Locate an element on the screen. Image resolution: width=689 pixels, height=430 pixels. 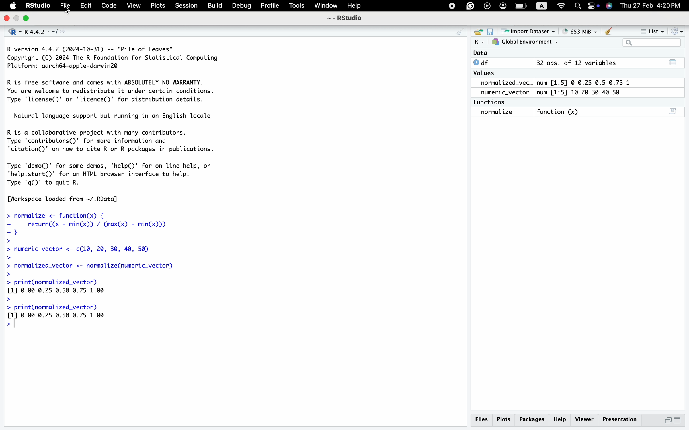
df is located at coordinates (483, 62).